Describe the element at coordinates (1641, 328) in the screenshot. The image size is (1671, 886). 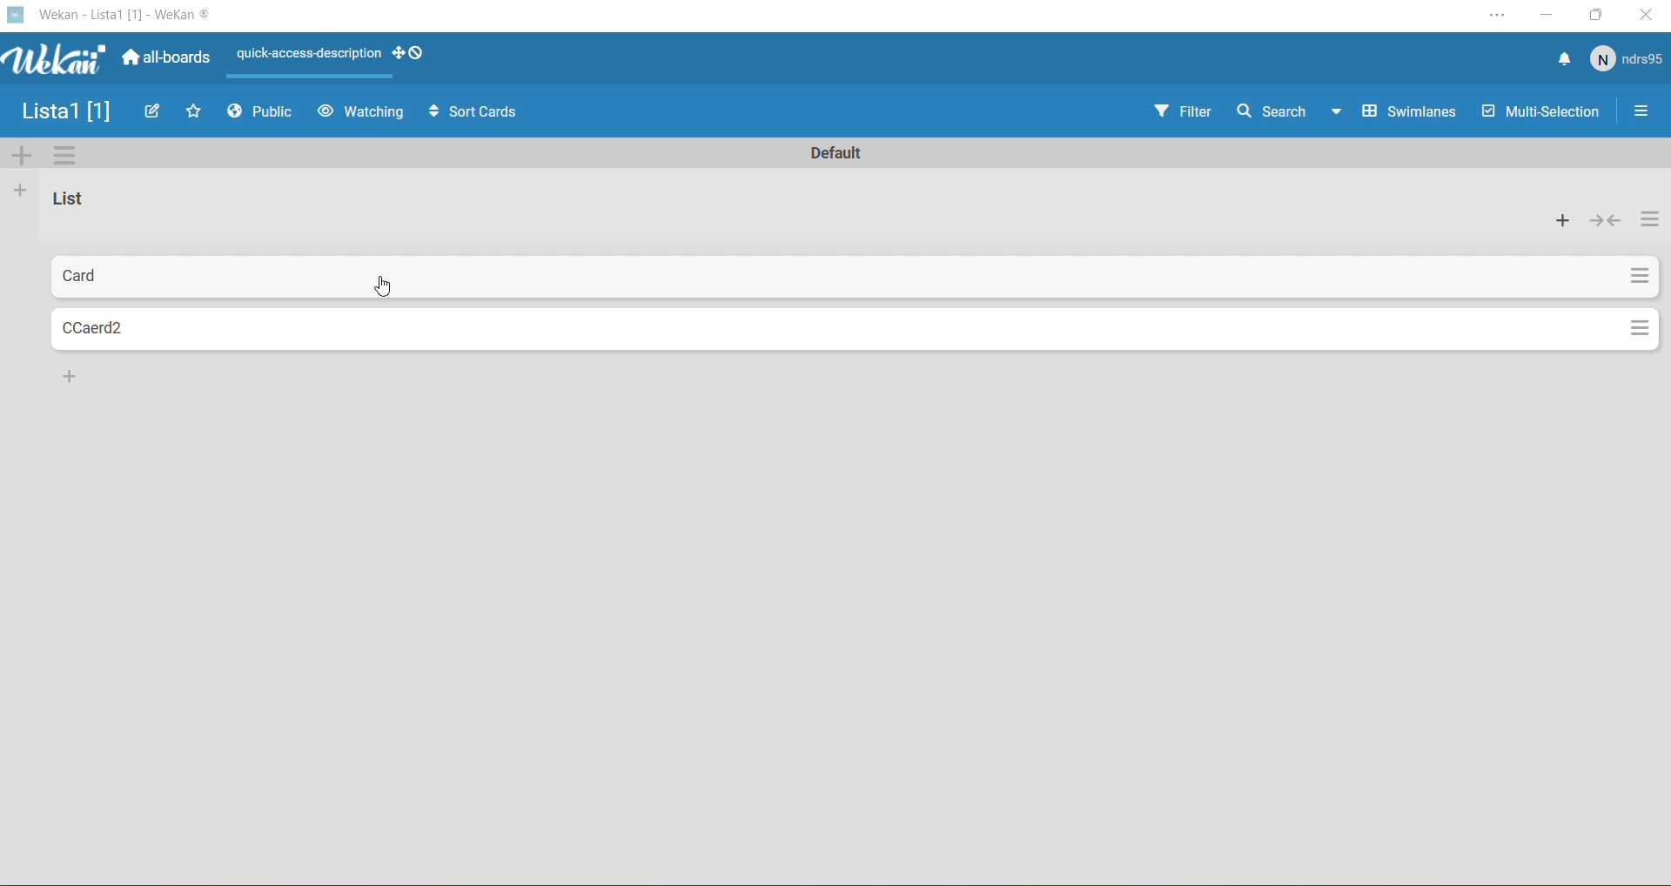
I see `Settings` at that location.